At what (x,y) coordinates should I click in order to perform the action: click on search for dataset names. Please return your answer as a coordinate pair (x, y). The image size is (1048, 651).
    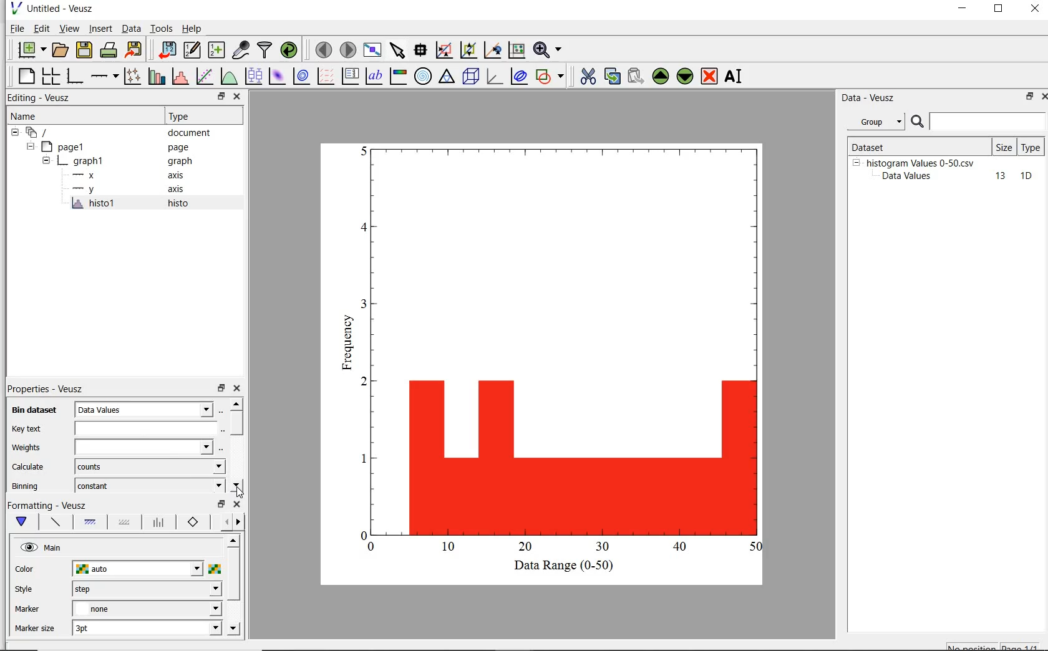
    Looking at the image, I should click on (988, 122).